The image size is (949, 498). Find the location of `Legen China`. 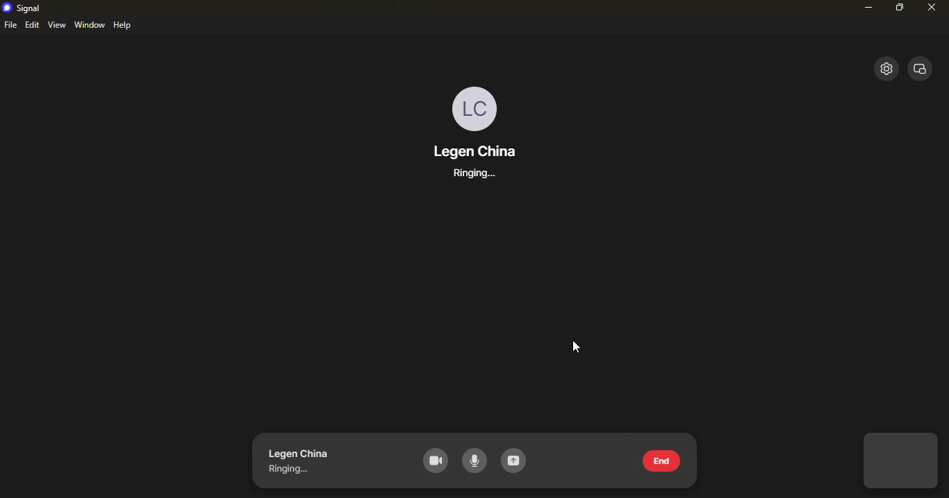

Legen China is located at coordinates (297, 454).